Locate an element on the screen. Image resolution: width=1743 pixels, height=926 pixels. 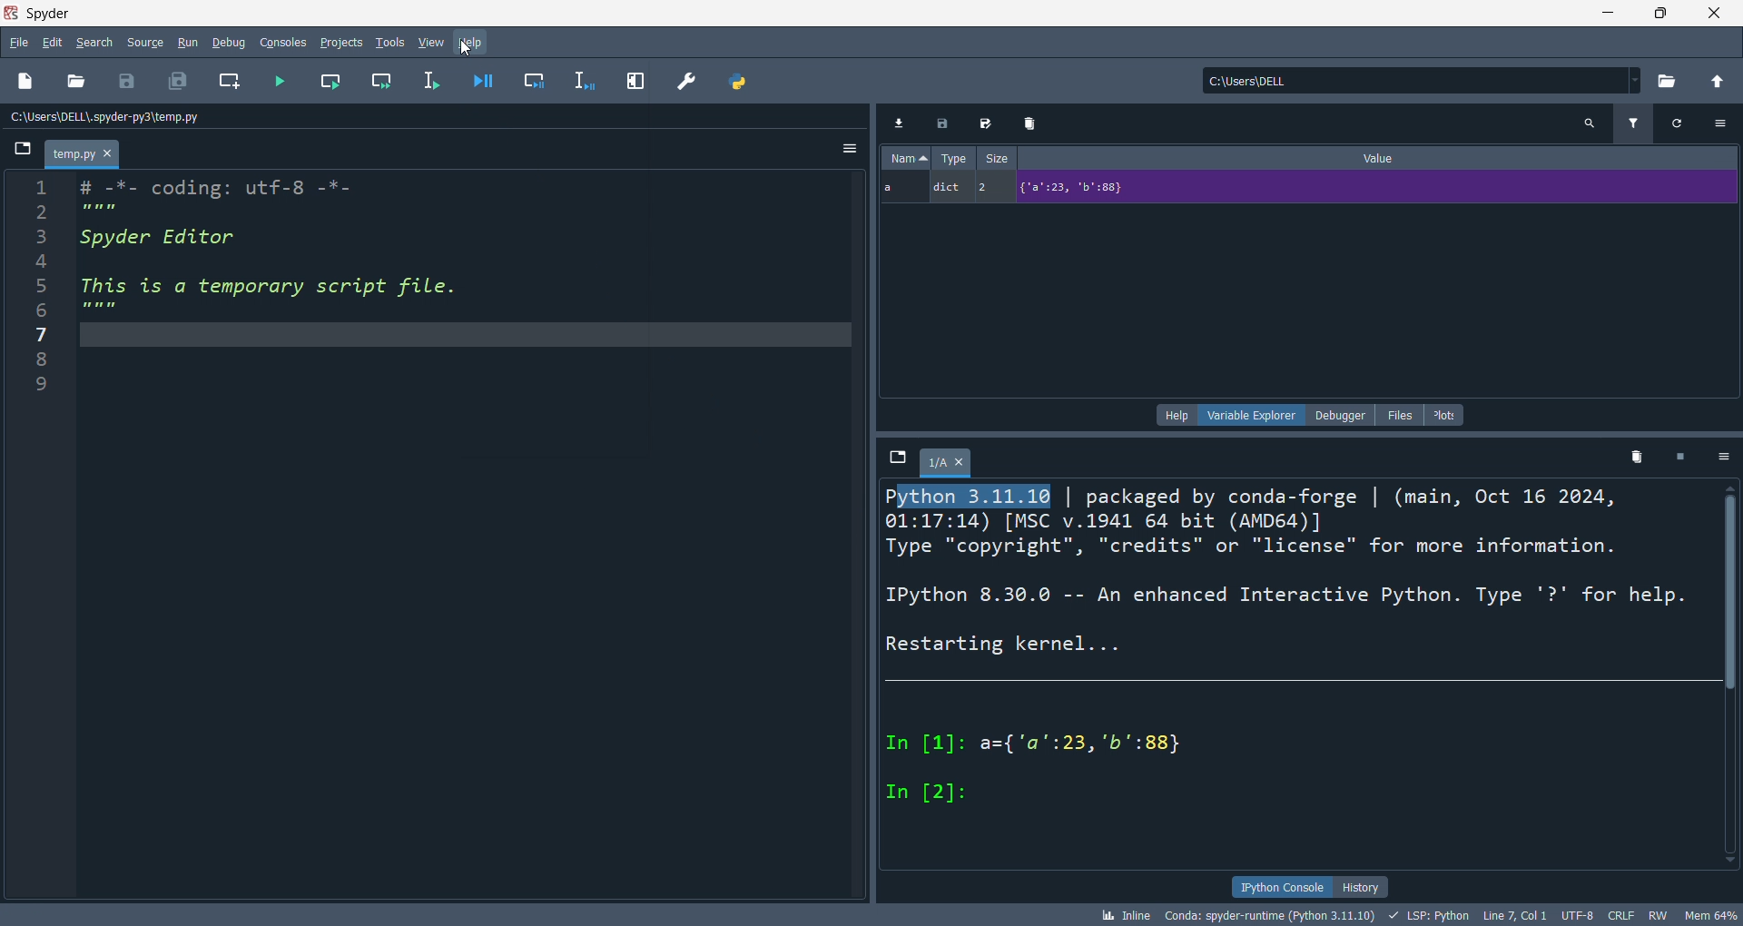
view is located at coordinates (433, 44).